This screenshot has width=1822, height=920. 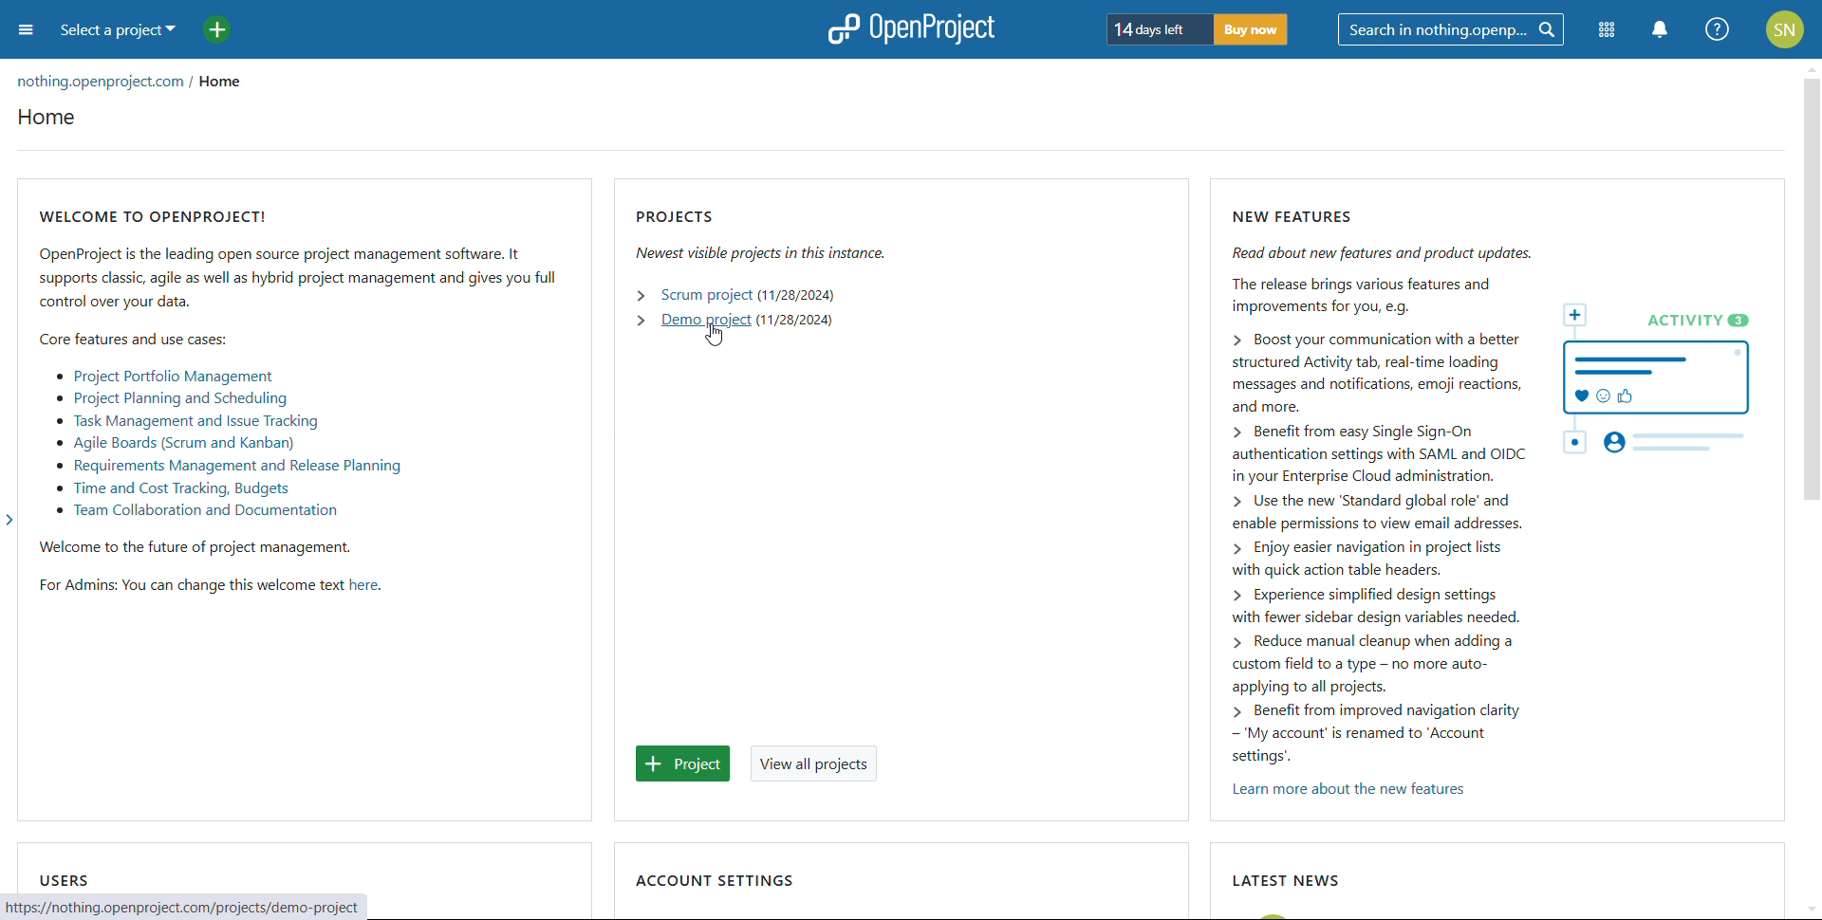 What do you see at coordinates (716, 882) in the screenshot?
I see `account settings` at bounding box center [716, 882].